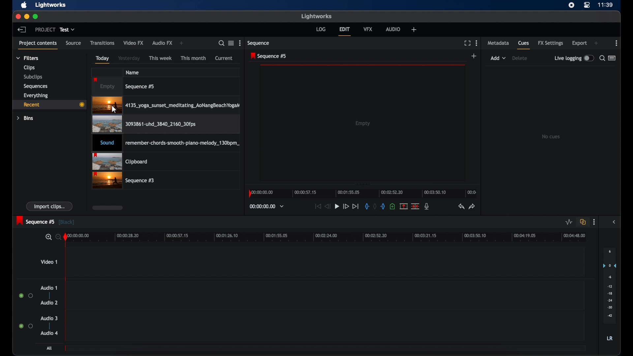 Image resolution: width=633 pixels, height=356 pixels. Describe the element at coordinates (26, 119) in the screenshot. I see `bins` at that location.